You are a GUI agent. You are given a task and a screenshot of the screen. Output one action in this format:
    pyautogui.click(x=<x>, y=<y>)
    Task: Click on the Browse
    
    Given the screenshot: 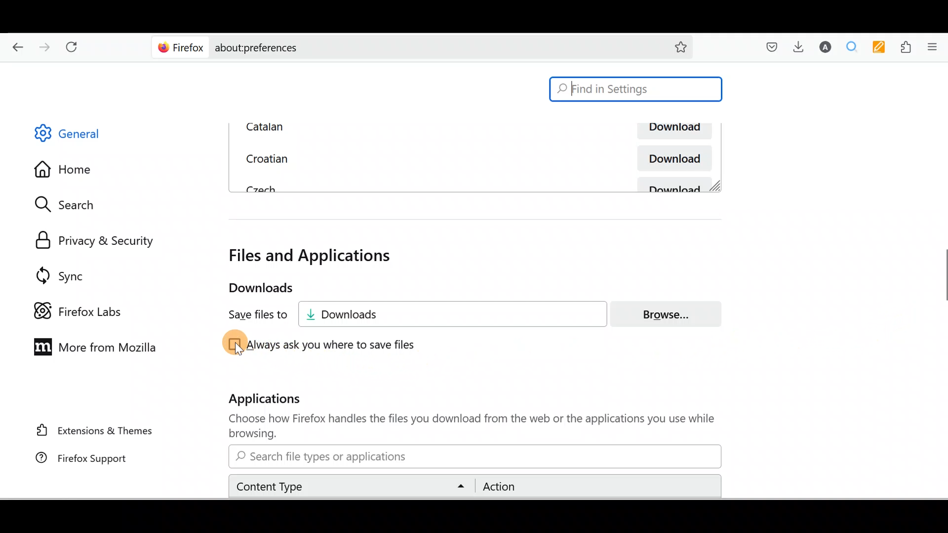 What is the action you would take?
    pyautogui.click(x=672, y=314)
    